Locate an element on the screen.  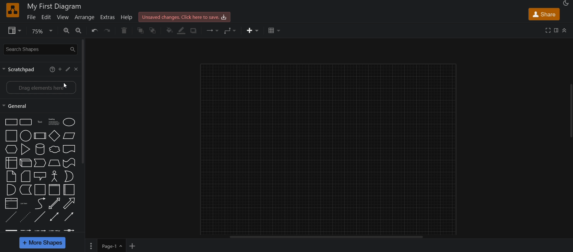
connection is located at coordinates (213, 30).